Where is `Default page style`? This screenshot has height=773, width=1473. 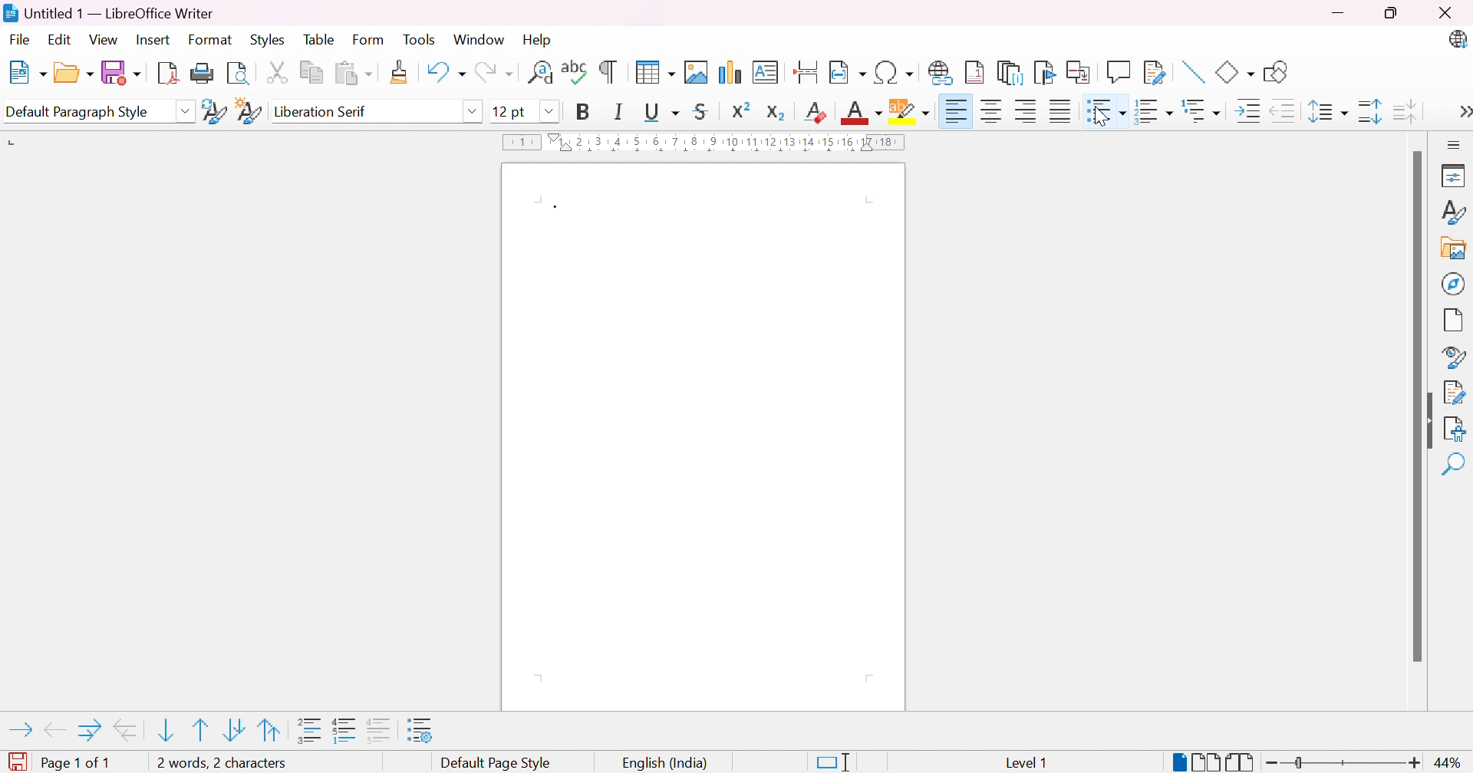 Default page style is located at coordinates (498, 762).